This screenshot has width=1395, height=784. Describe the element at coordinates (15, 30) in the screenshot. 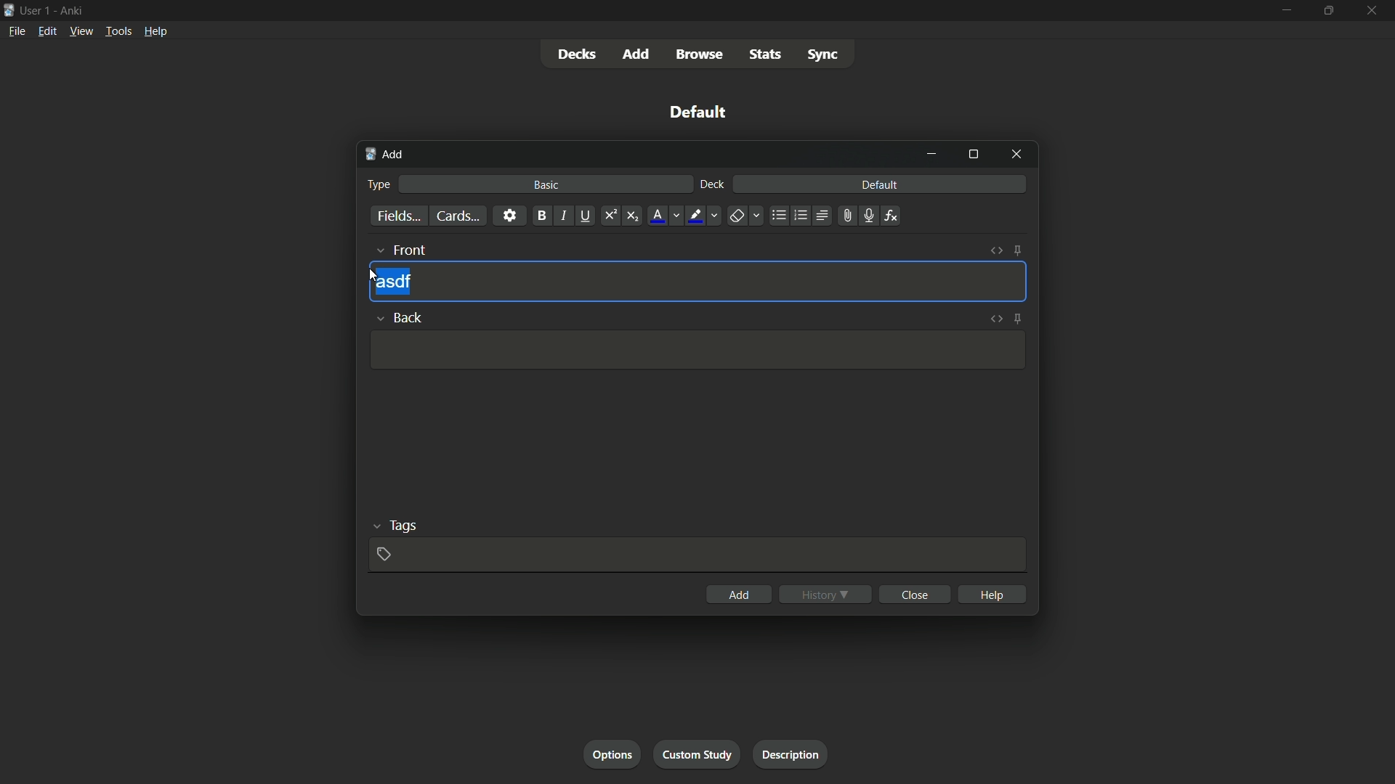

I see `file` at that location.